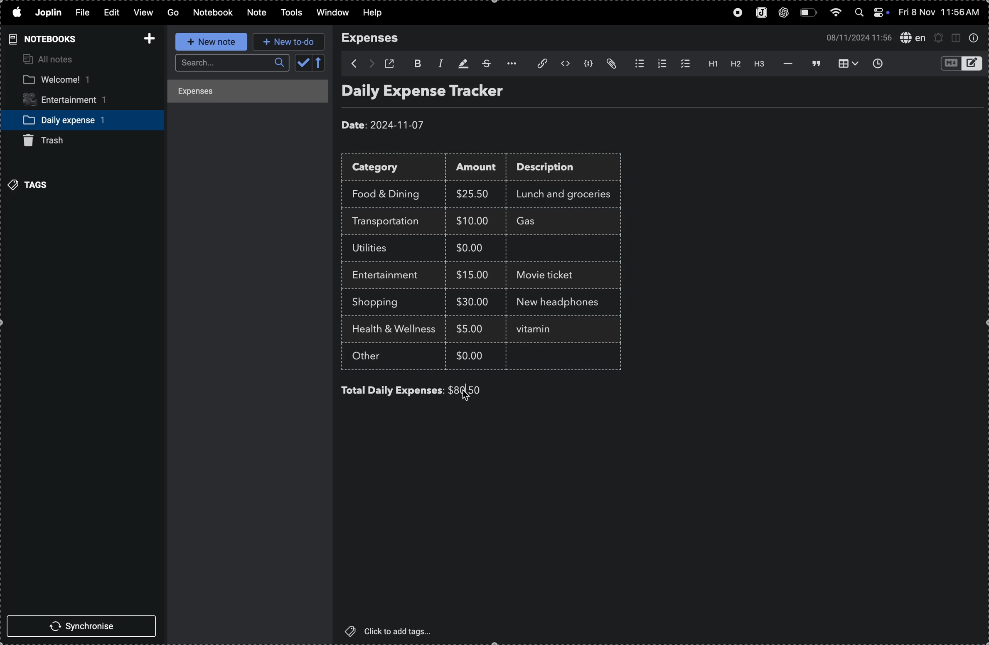 Image resolution: width=989 pixels, height=645 pixels. What do you see at coordinates (438, 93) in the screenshot?
I see `Daily expense tracker` at bounding box center [438, 93].